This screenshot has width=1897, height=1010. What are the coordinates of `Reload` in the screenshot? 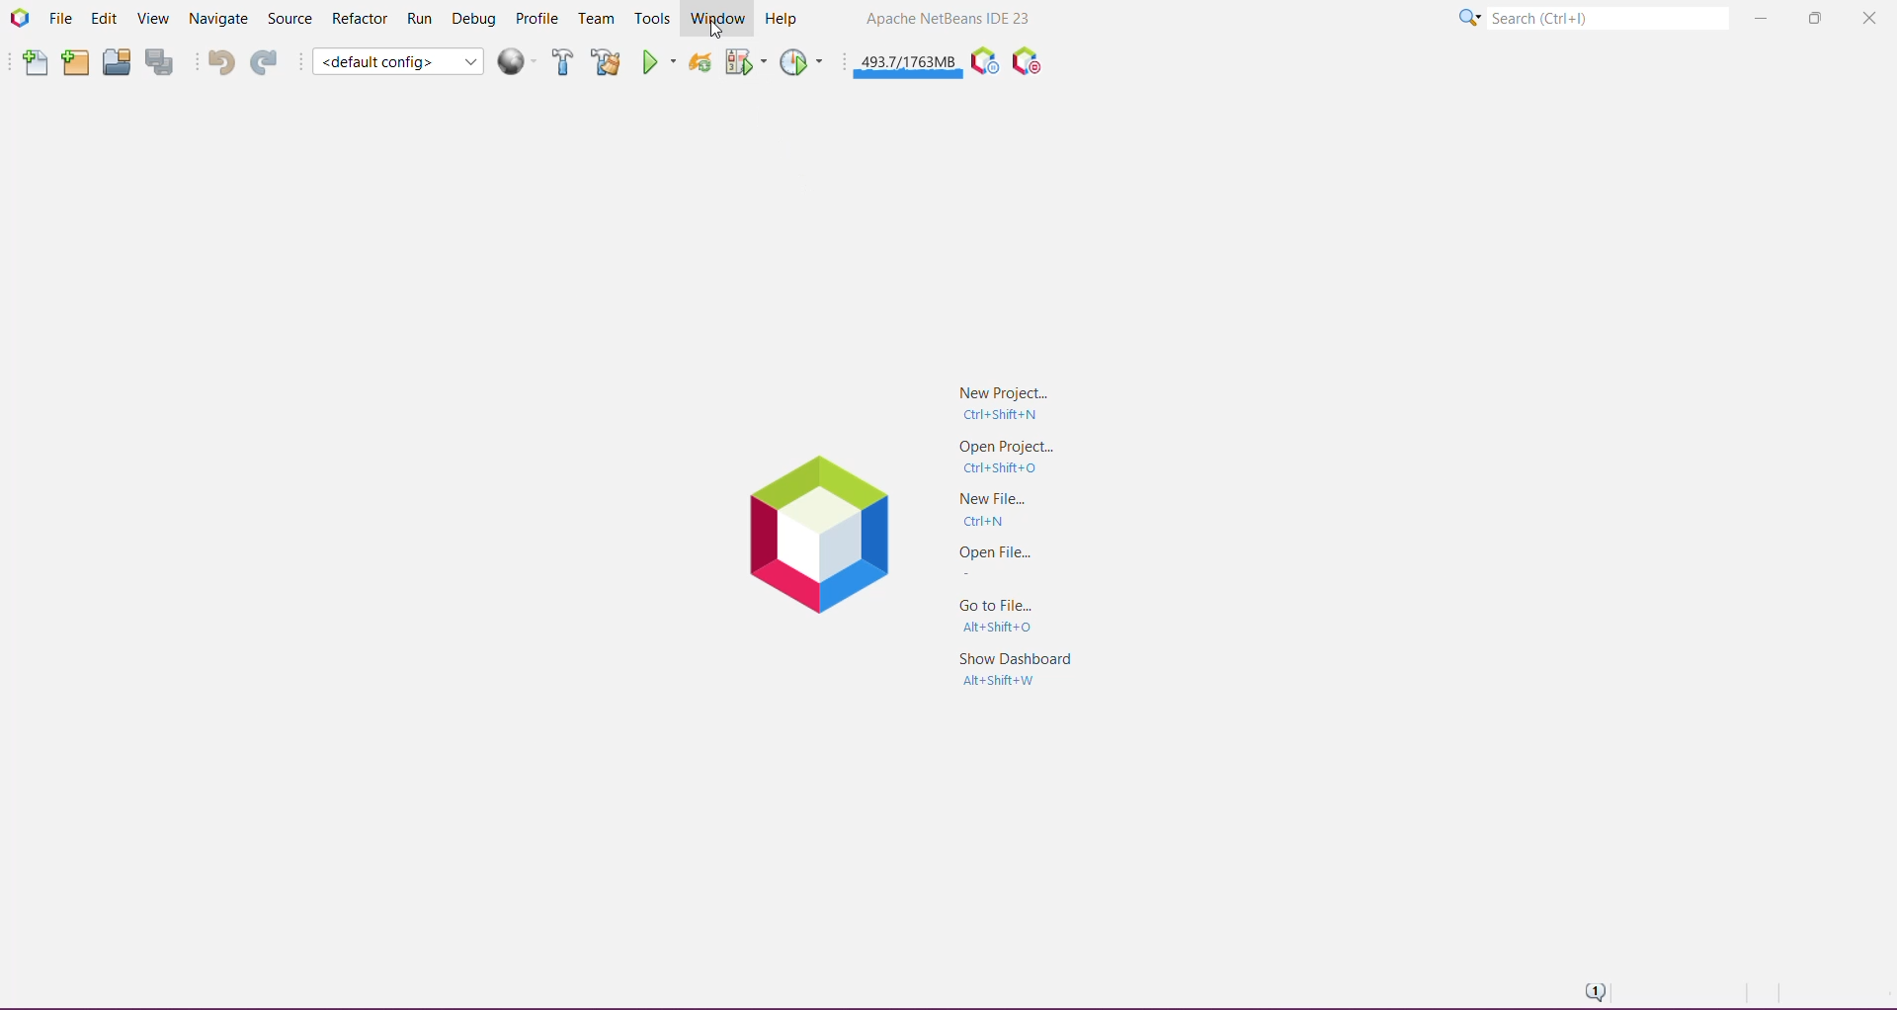 It's located at (700, 61).